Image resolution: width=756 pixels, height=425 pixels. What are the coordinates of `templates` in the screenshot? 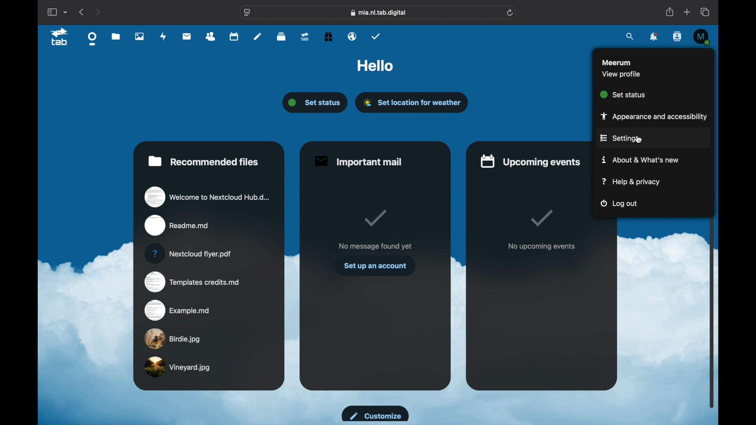 It's located at (192, 282).